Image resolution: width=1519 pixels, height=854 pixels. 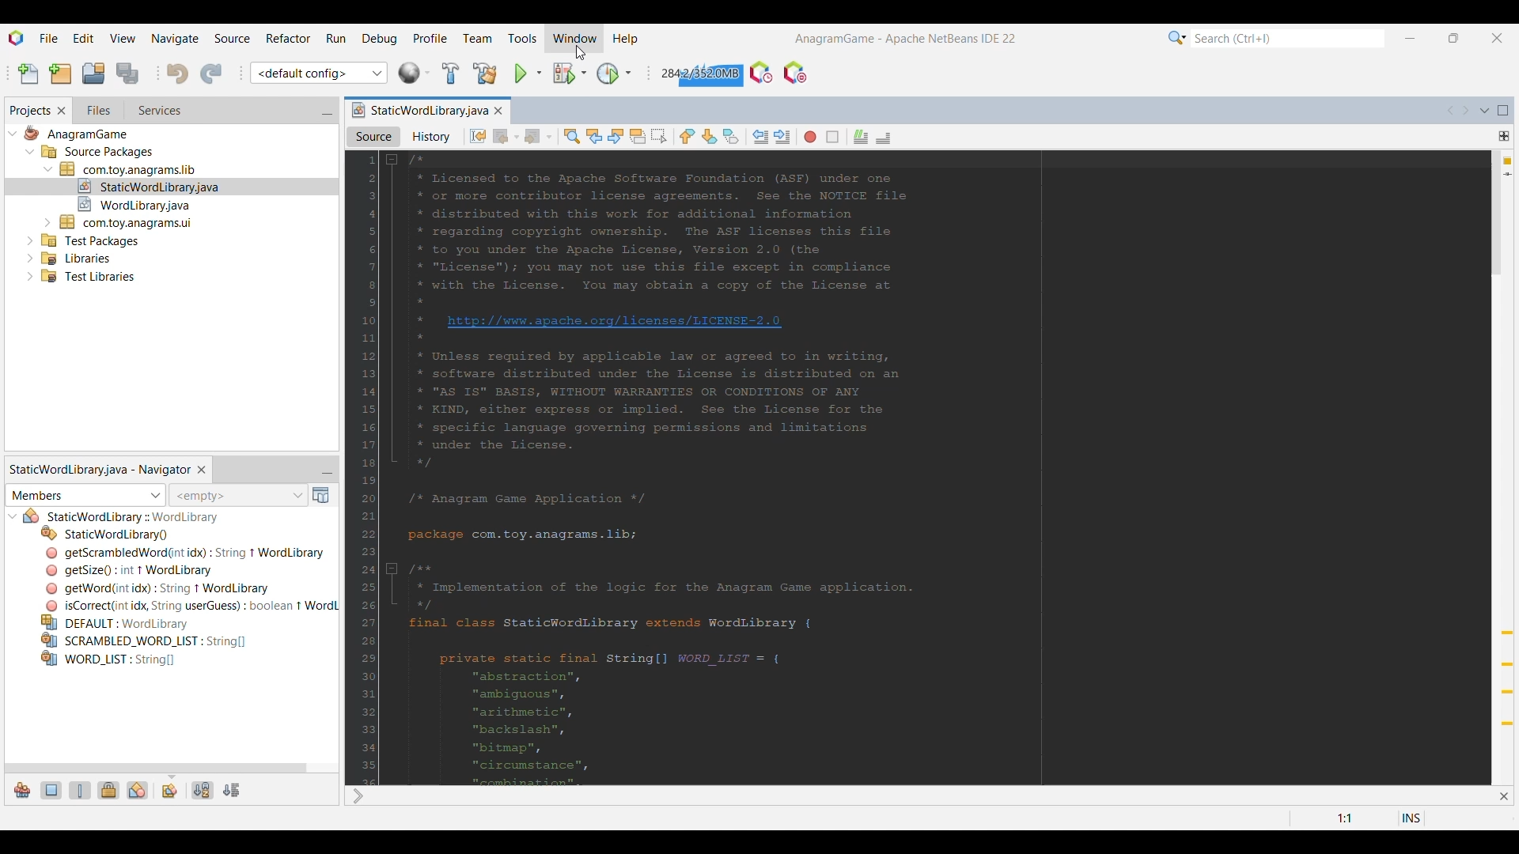 I want to click on cursor, so click(x=581, y=52).